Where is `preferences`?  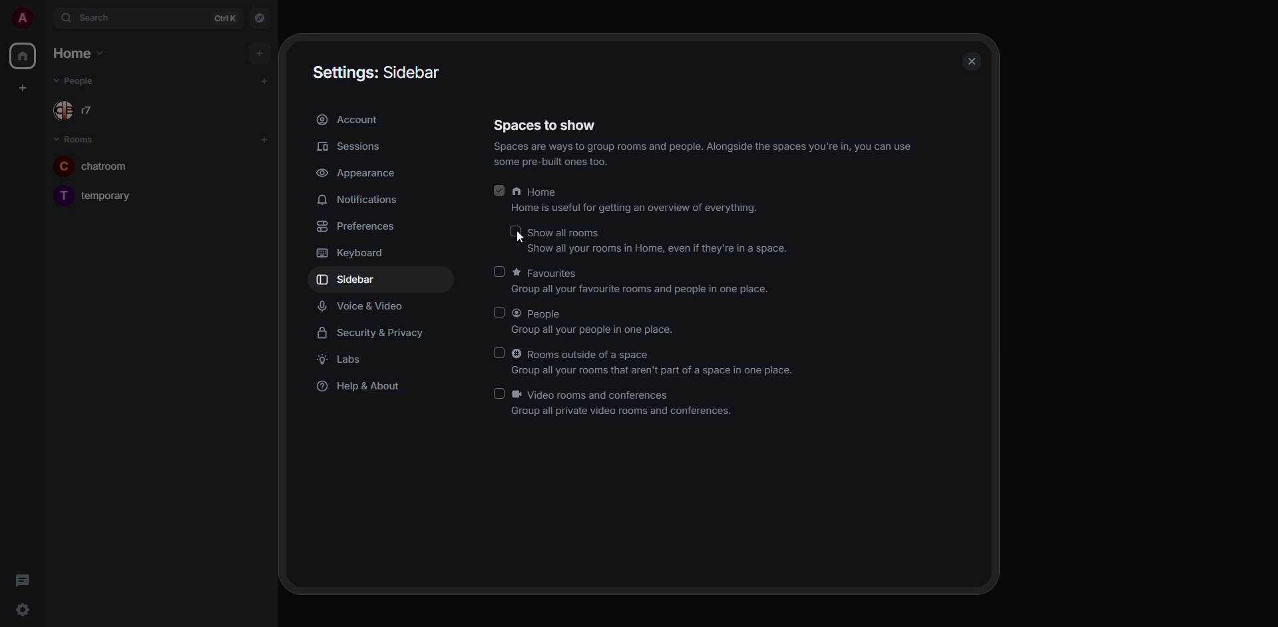 preferences is located at coordinates (356, 226).